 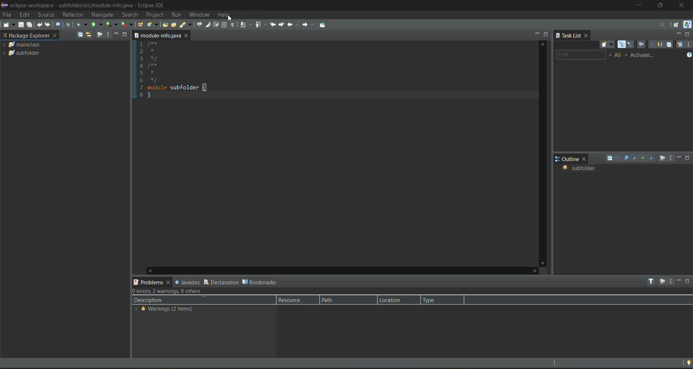 What do you see at coordinates (294, 300) in the screenshot?
I see `resource` at bounding box center [294, 300].